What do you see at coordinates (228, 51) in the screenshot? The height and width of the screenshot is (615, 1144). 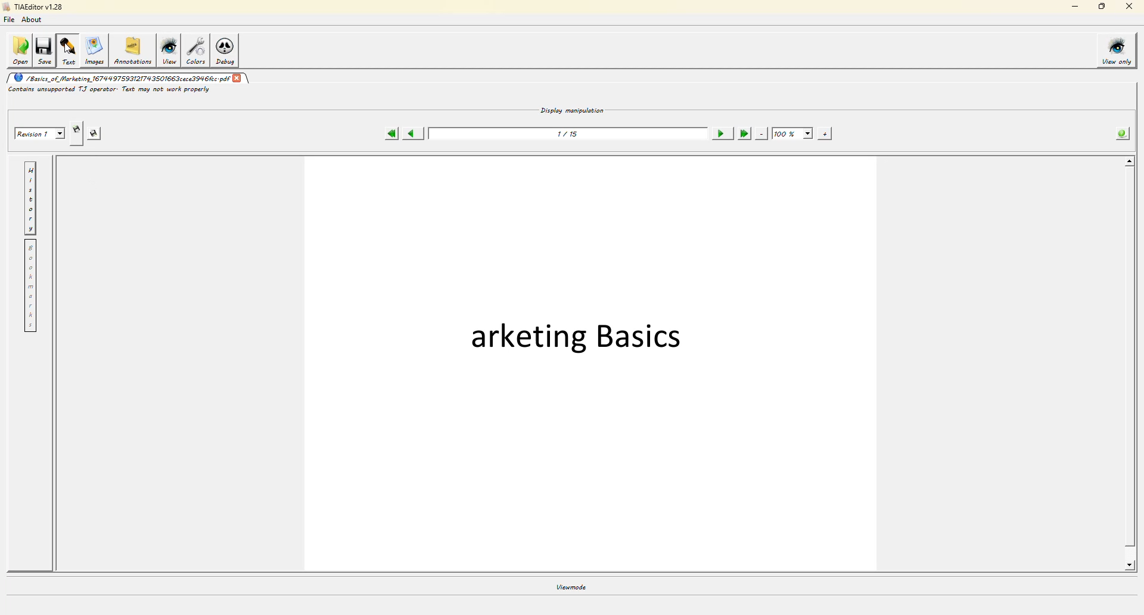 I see `debug` at bounding box center [228, 51].